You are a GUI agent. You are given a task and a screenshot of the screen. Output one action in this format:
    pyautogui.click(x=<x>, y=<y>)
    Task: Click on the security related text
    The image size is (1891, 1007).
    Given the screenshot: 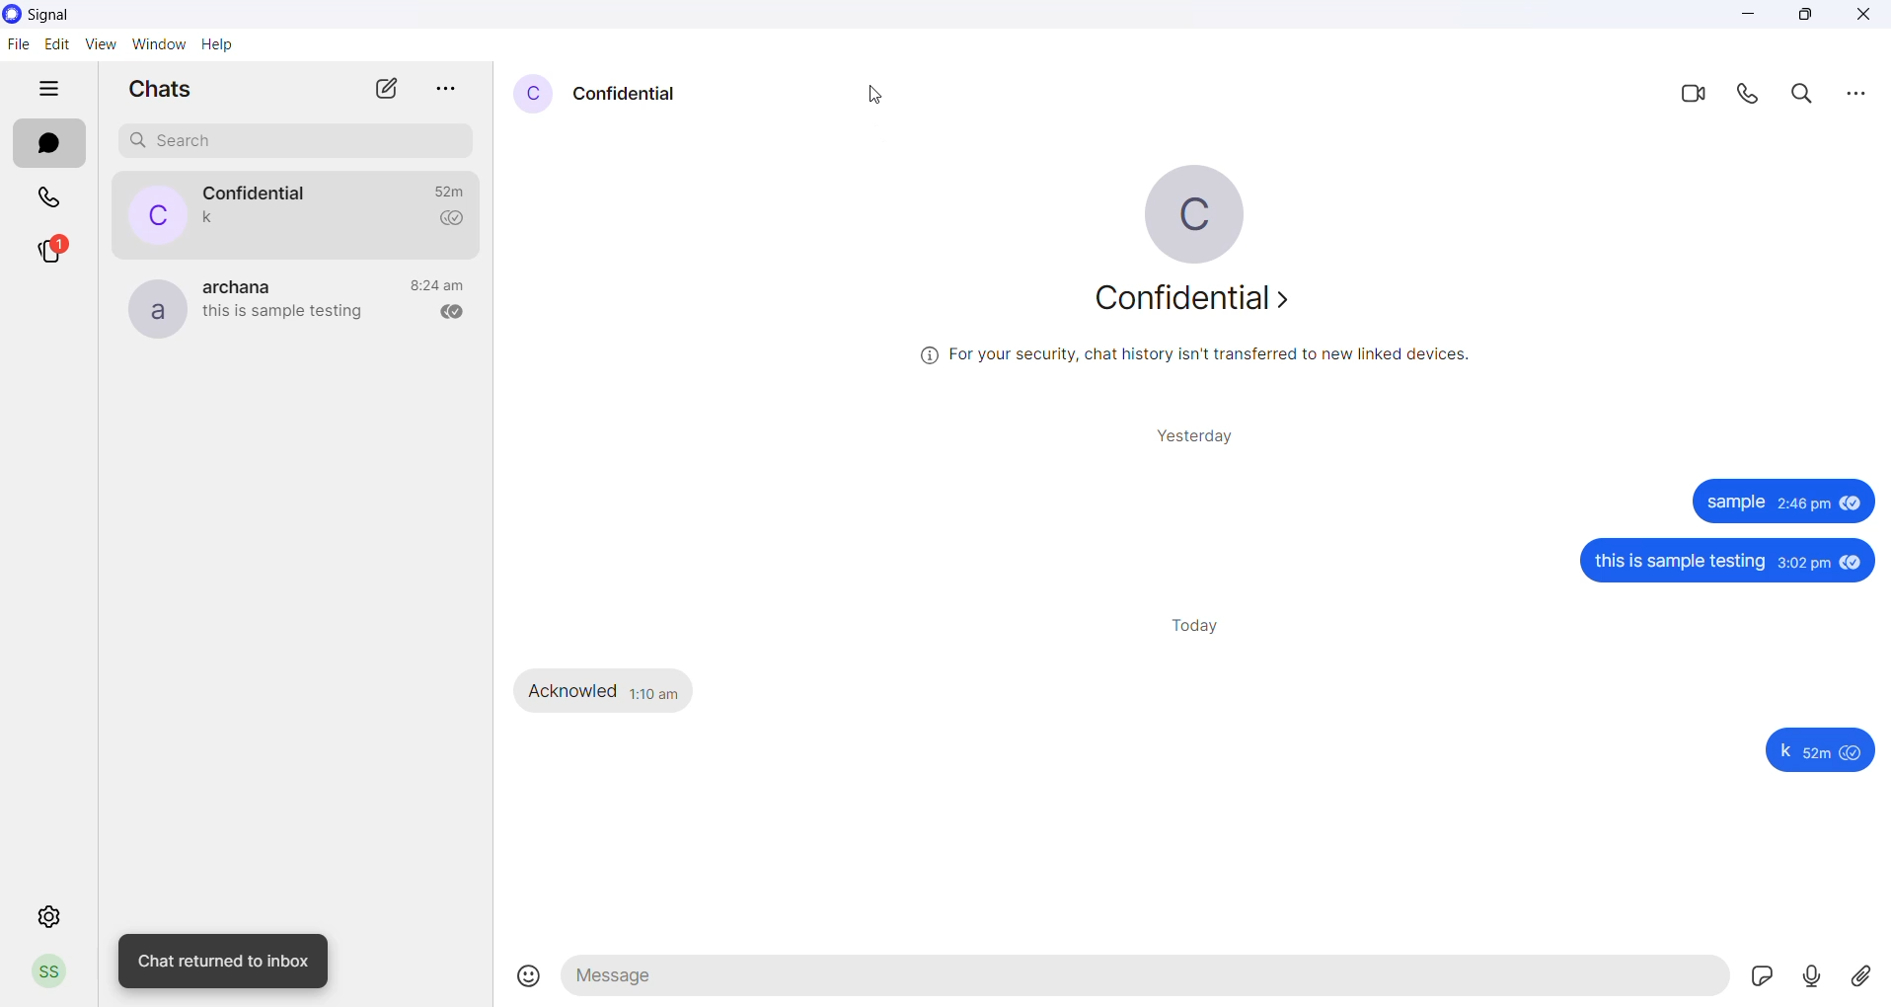 What is the action you would take?
    pyautogui.click(x=1205, y=359)
    